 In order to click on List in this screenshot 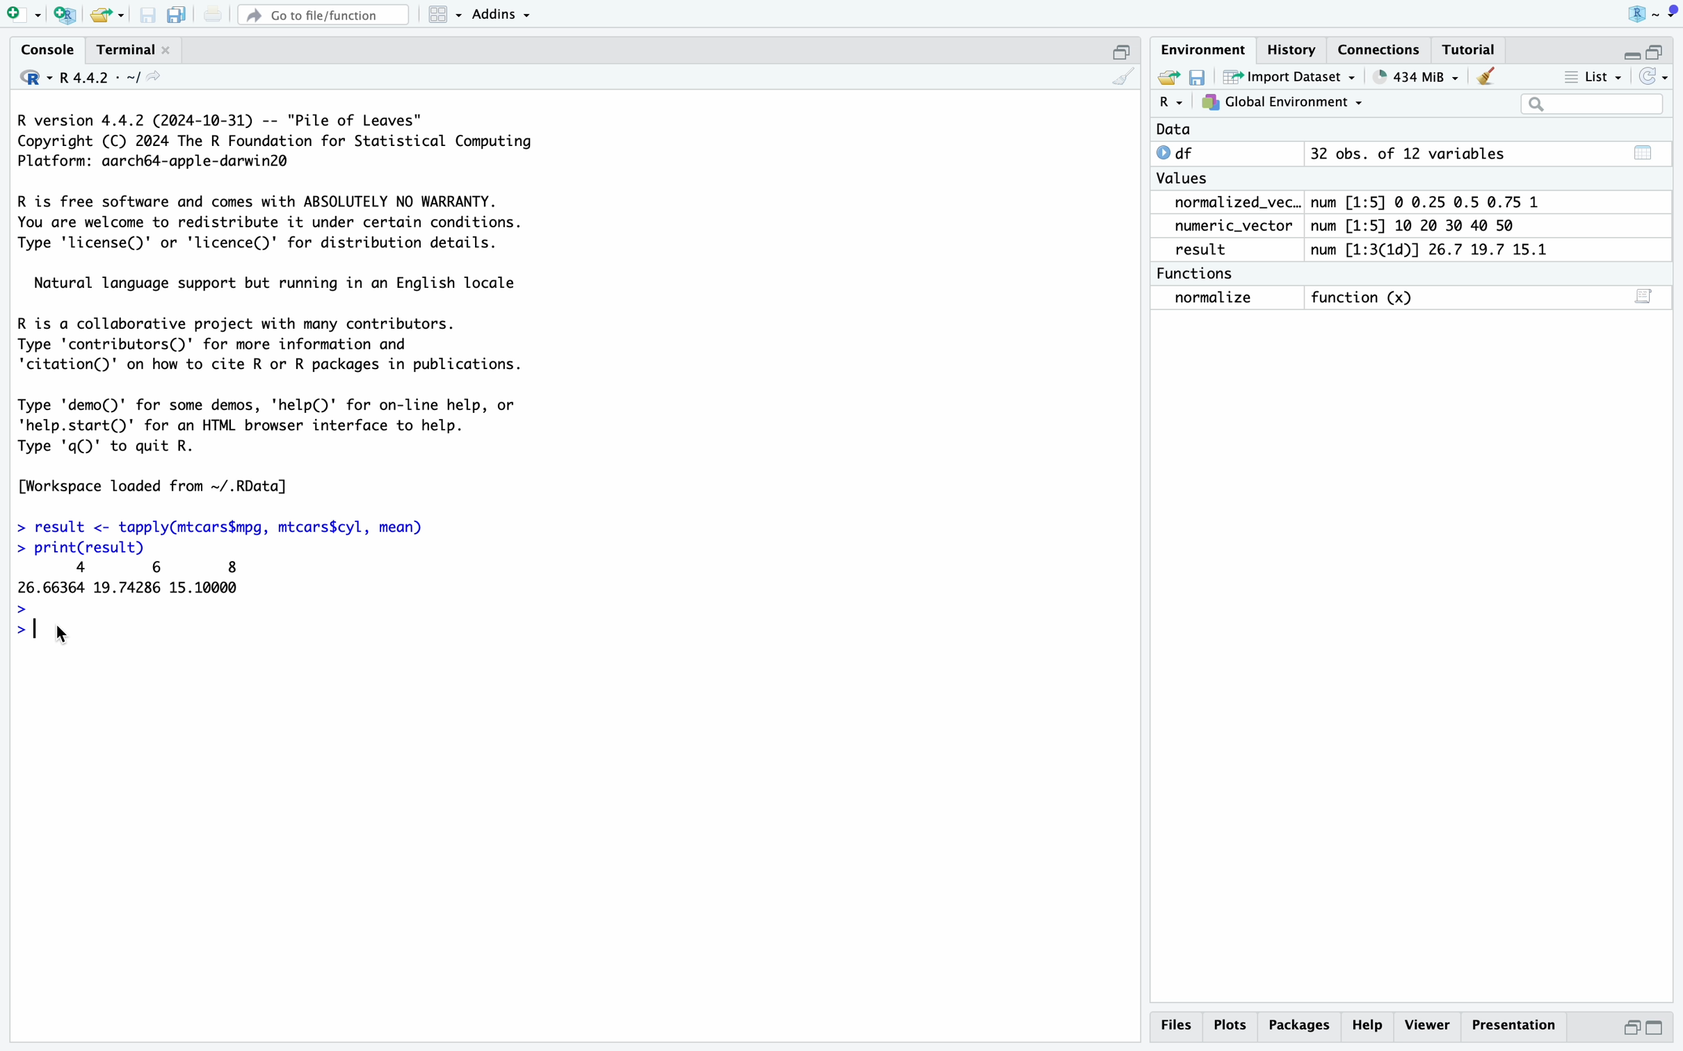, I will do `click(1595, 76)`.